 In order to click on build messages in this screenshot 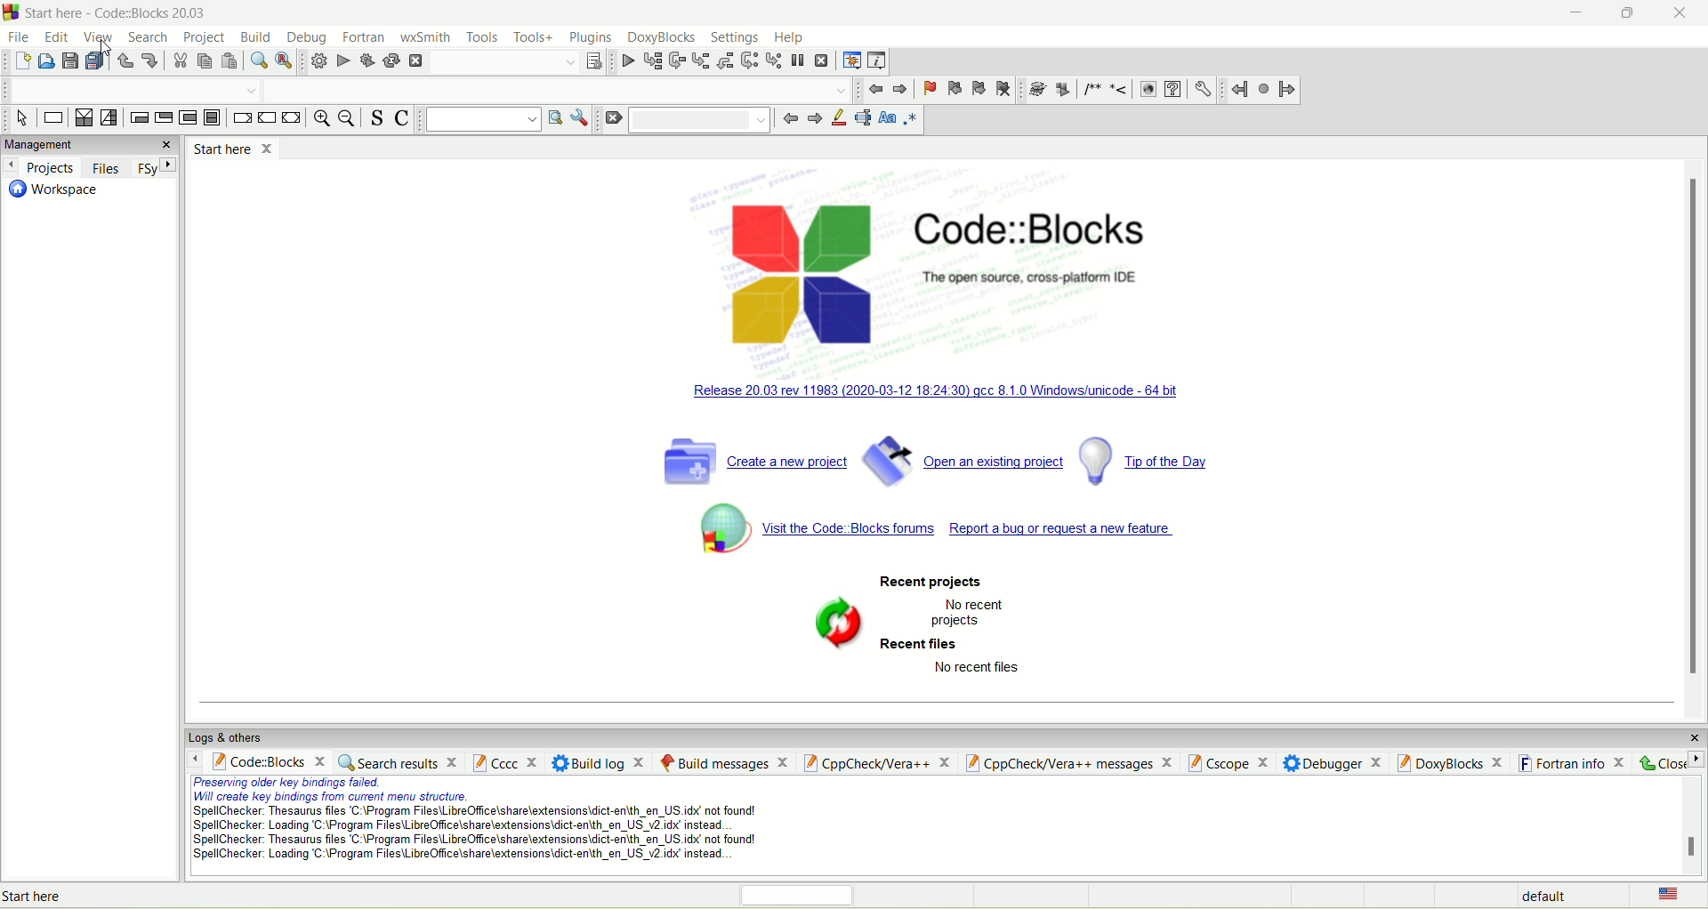, I will do `click(721, 761)`.